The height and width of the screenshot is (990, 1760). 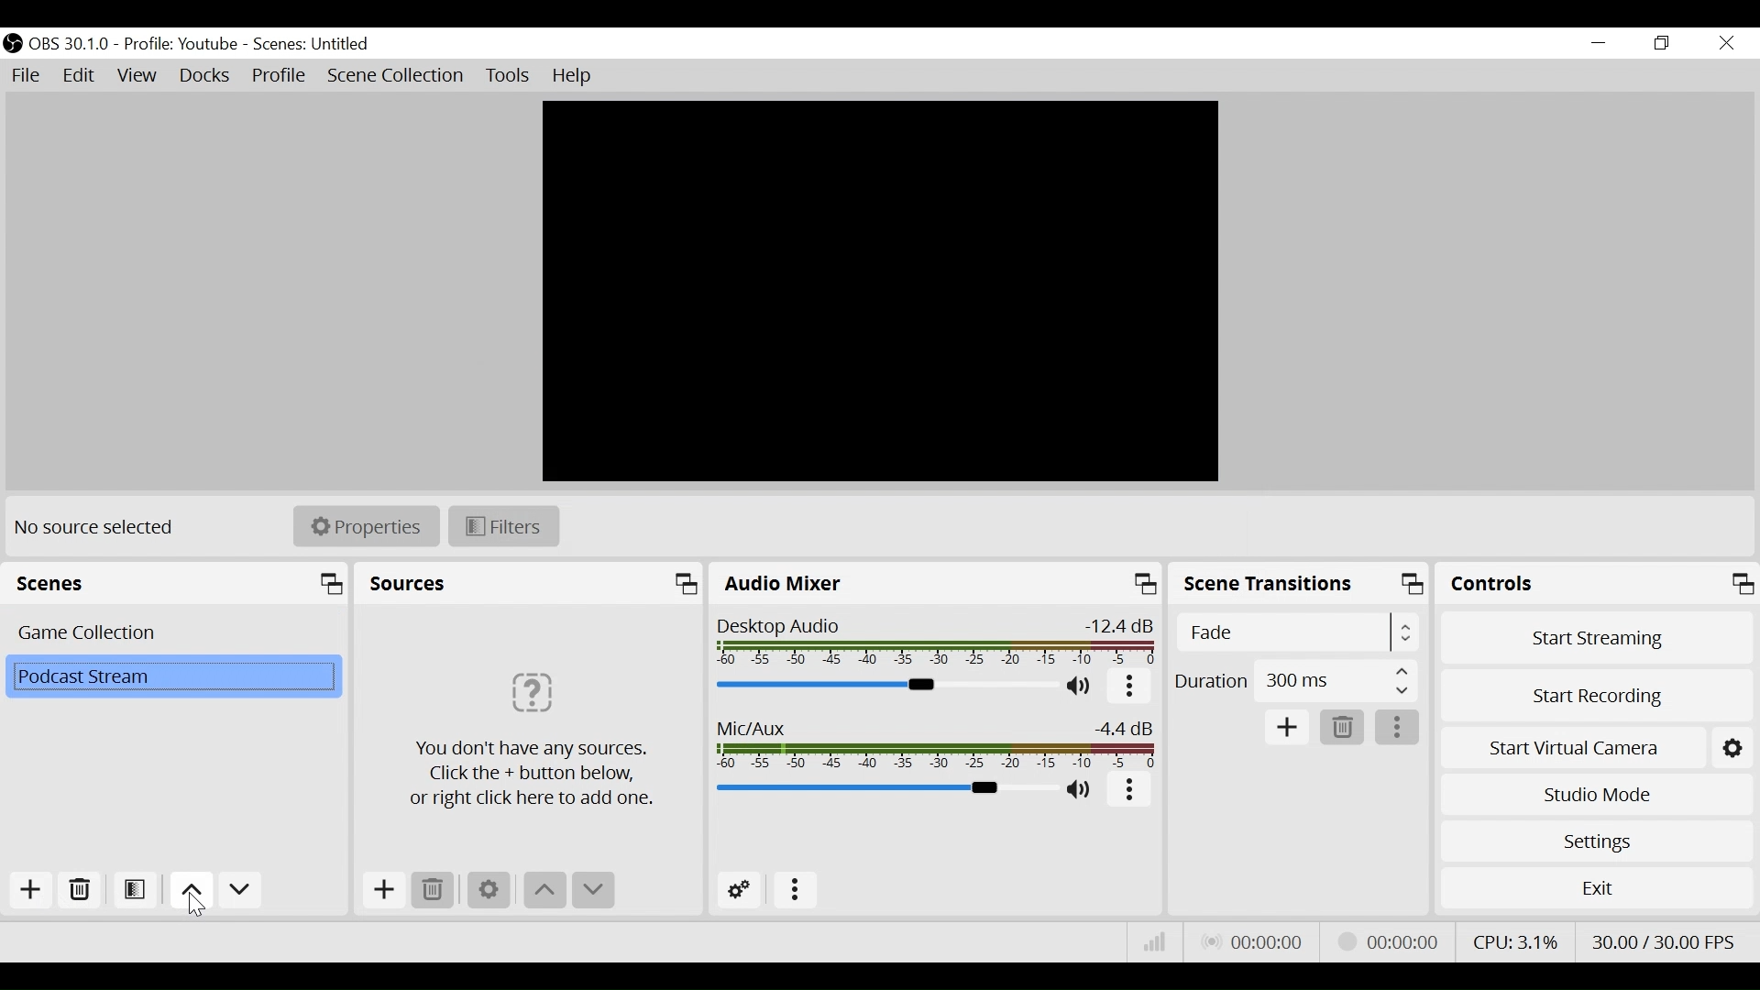 I want to click on more options, so click(x=797, y=890).